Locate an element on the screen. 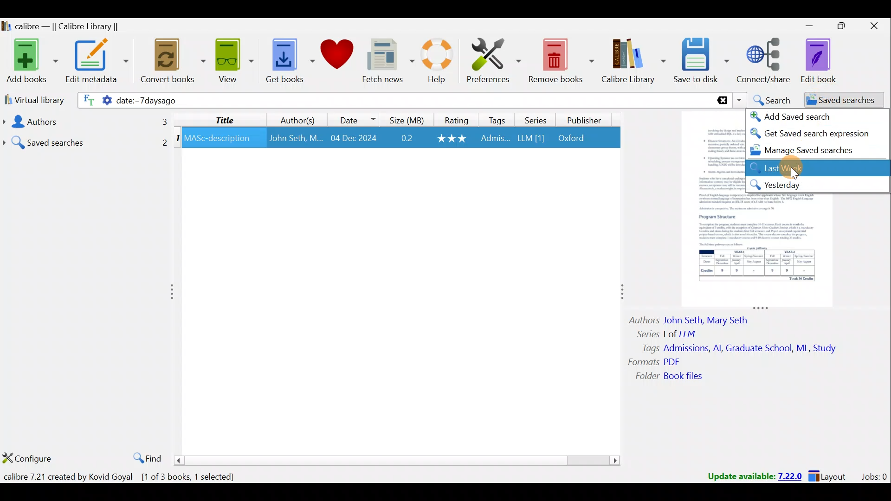  Saved searches is located at coordinates (838, 100).